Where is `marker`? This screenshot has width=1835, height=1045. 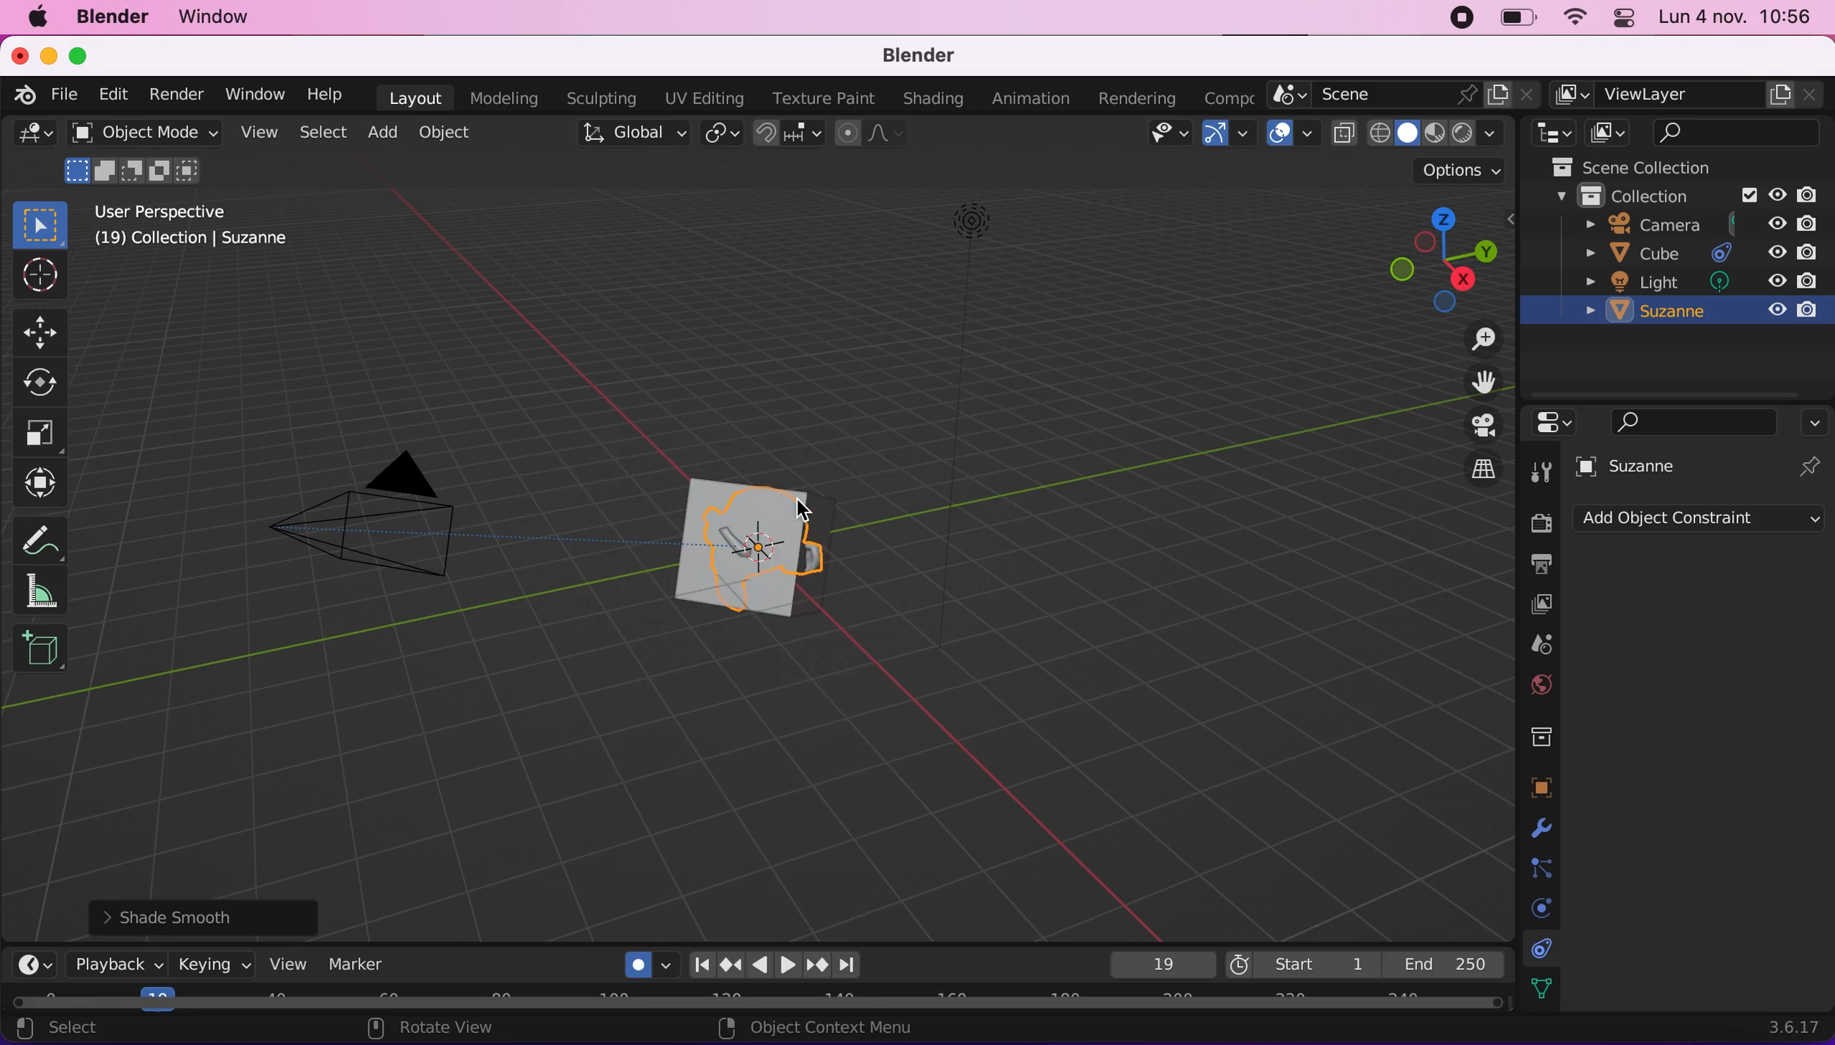
marker is located at coordinates (368, 962).